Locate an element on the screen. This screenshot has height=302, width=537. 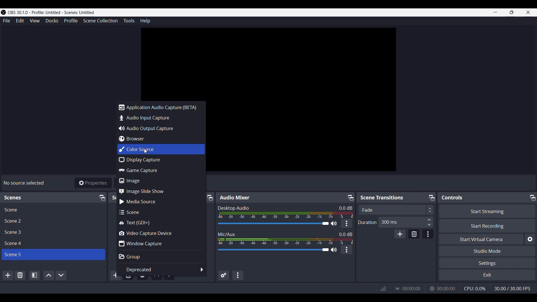
Start Virtual Camera is located at coordinates (480, 239).